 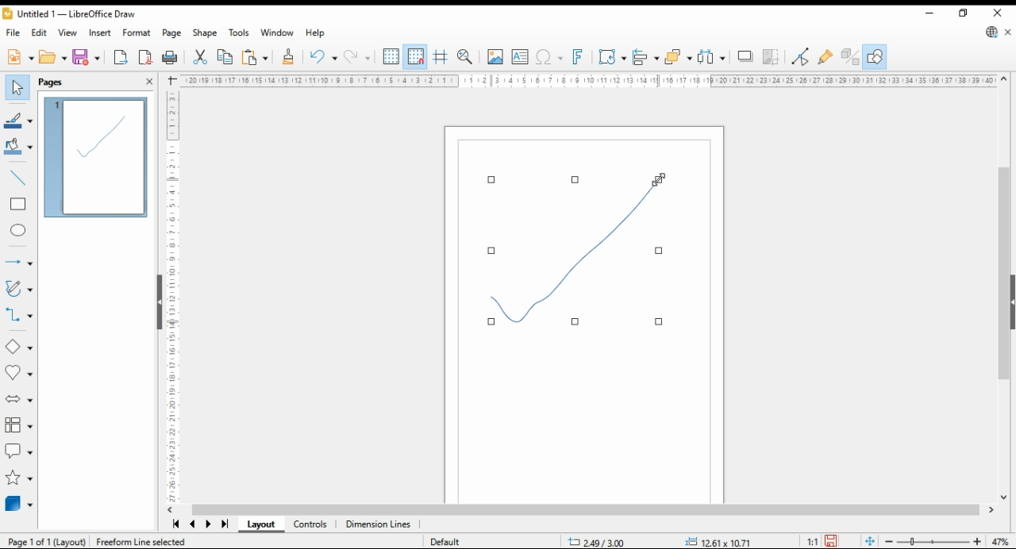 I want to click on open textbox, so click(x=521, y=57).